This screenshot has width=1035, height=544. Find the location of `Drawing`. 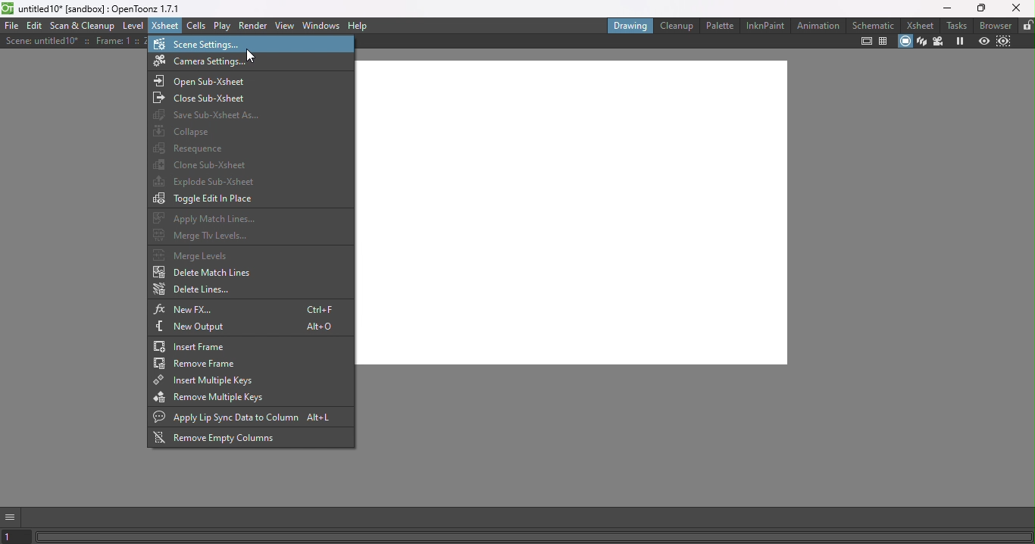

Drawing is located at coordinates (629, 25).